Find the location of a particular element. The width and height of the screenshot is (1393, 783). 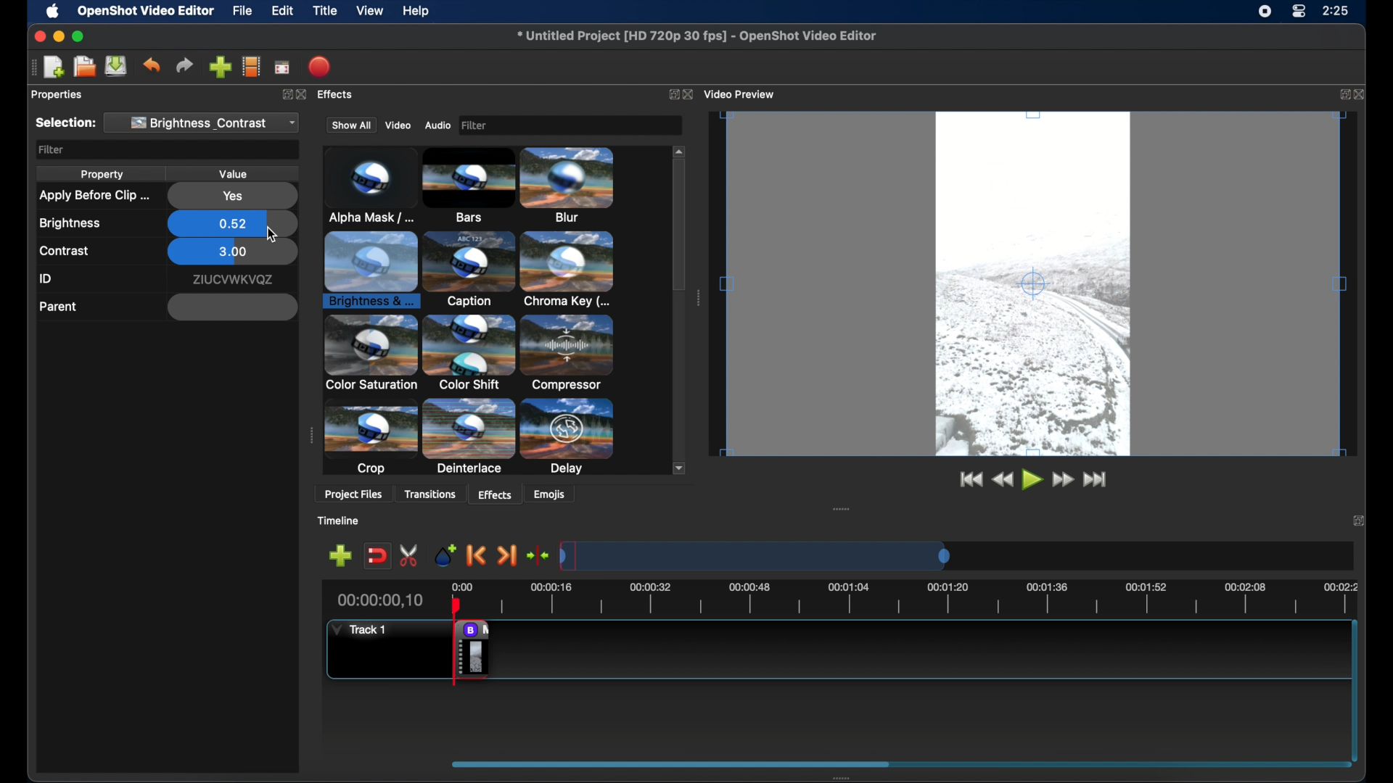

3.00 is located at coordinates (232, 253).